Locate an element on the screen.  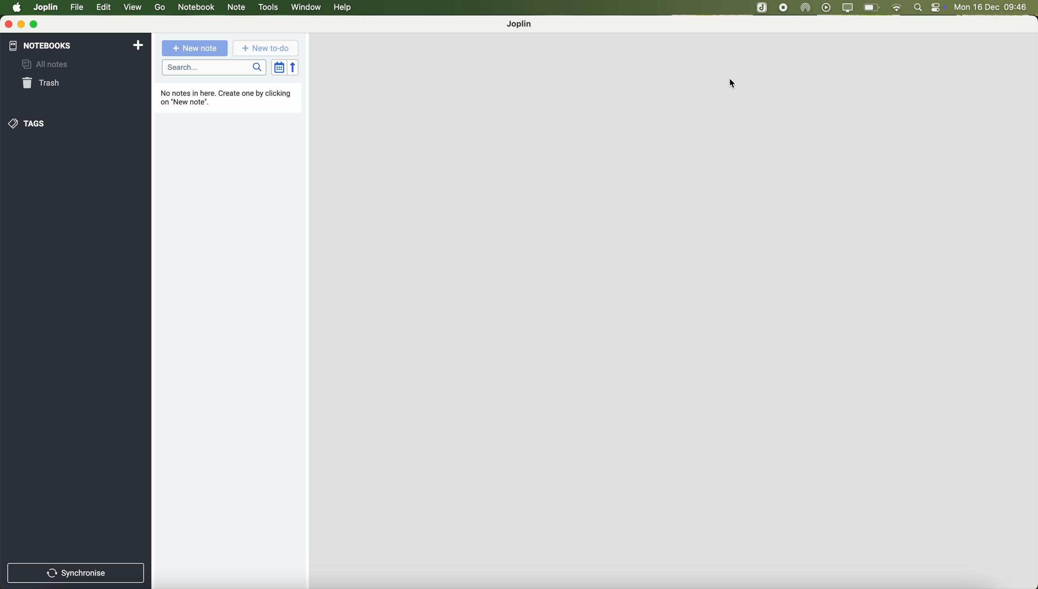
synchronise is located at coordinates (76, 572).